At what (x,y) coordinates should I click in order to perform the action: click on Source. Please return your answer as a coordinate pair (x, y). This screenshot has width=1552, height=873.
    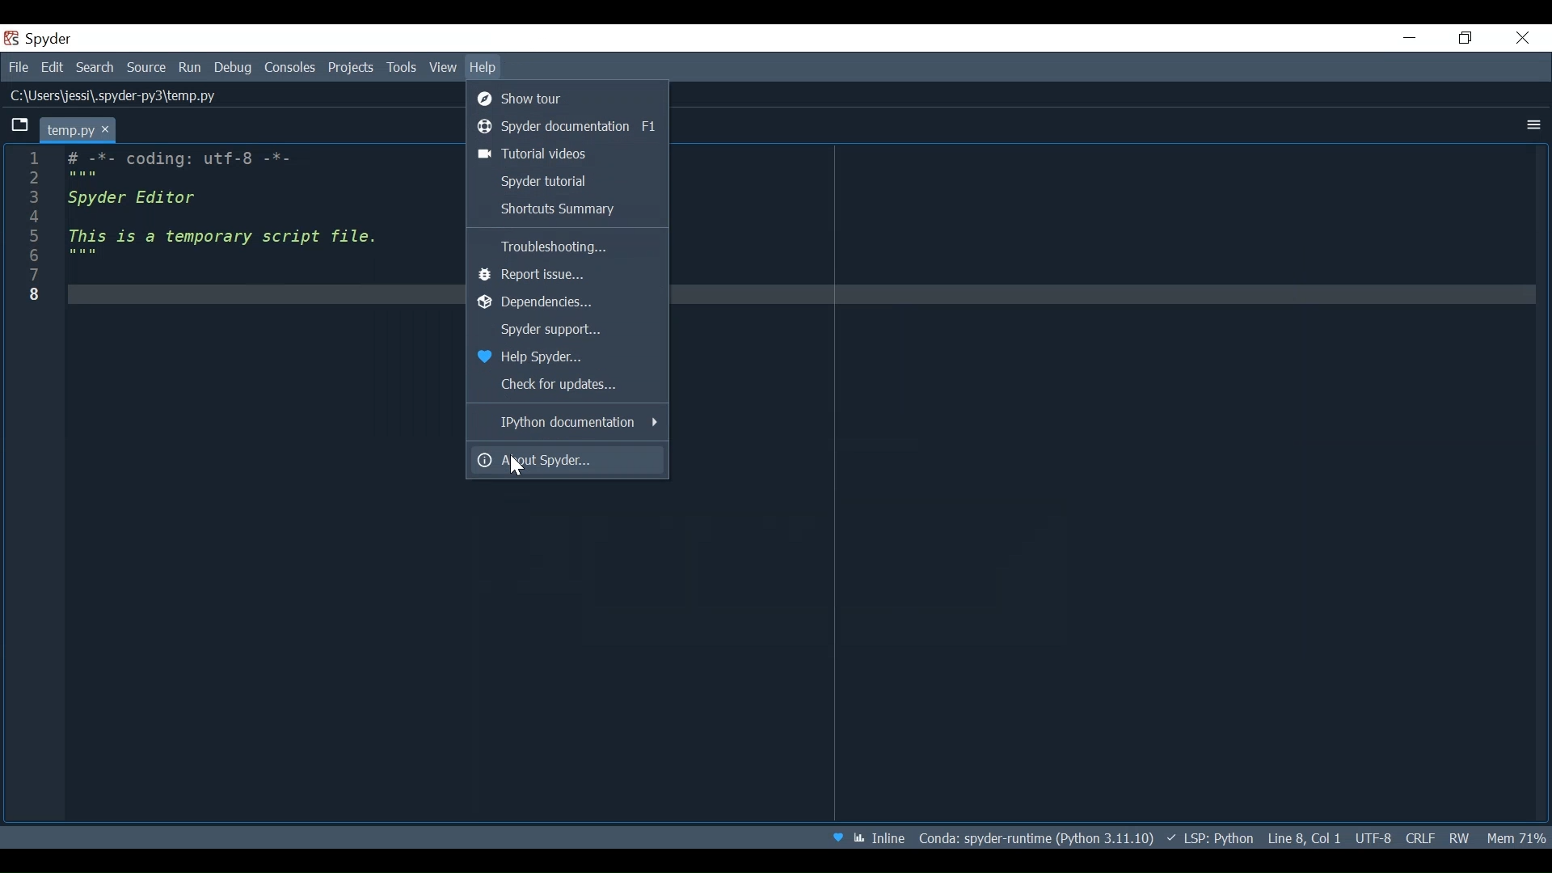
    Looking at the image, I should click on (146, 68).